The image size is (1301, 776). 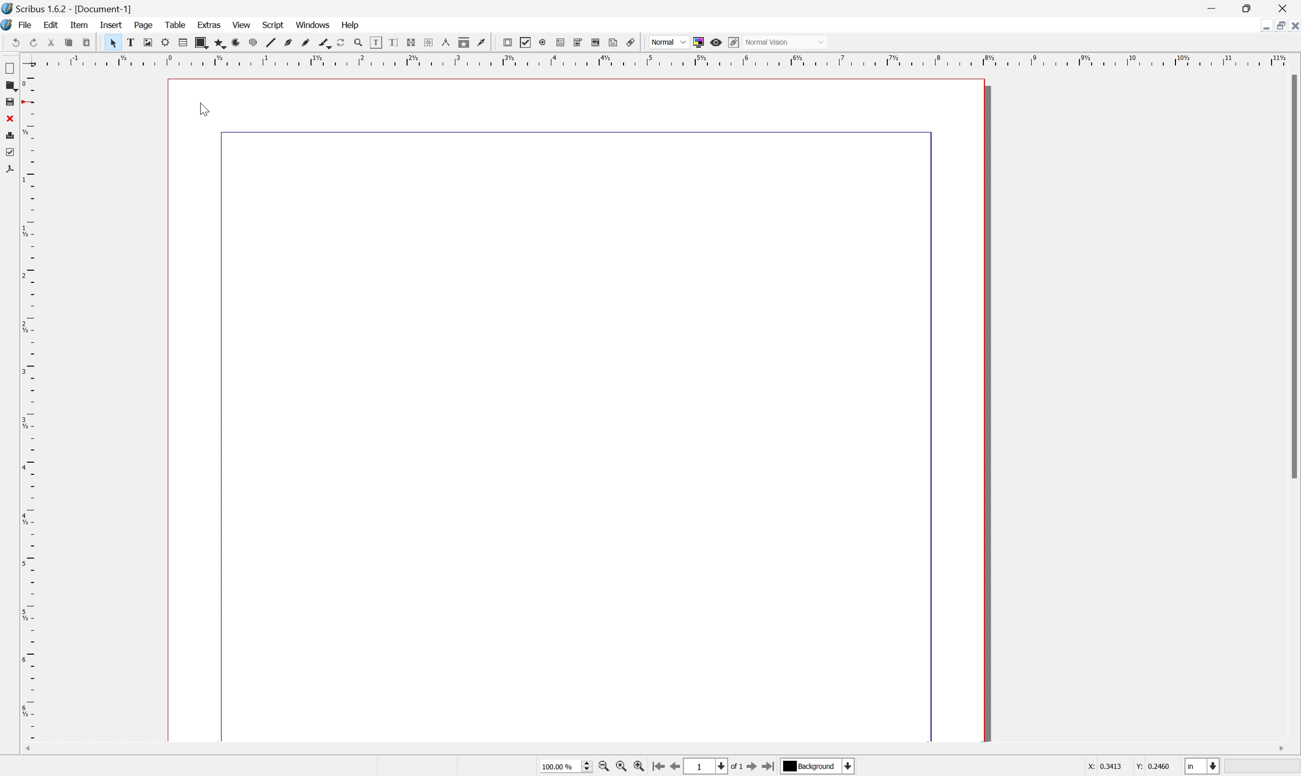 I want to click on select item, so click(x=234, y=42).